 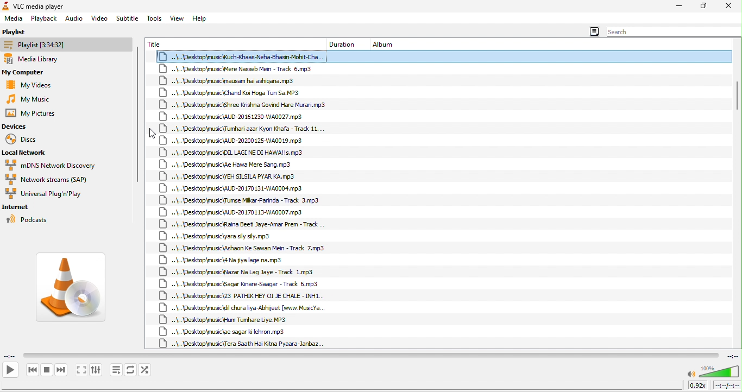 What do you see at coordinates (137, 113) in the screenshot?
I see `vertical scroll bar` at bounding box center [137, 113].